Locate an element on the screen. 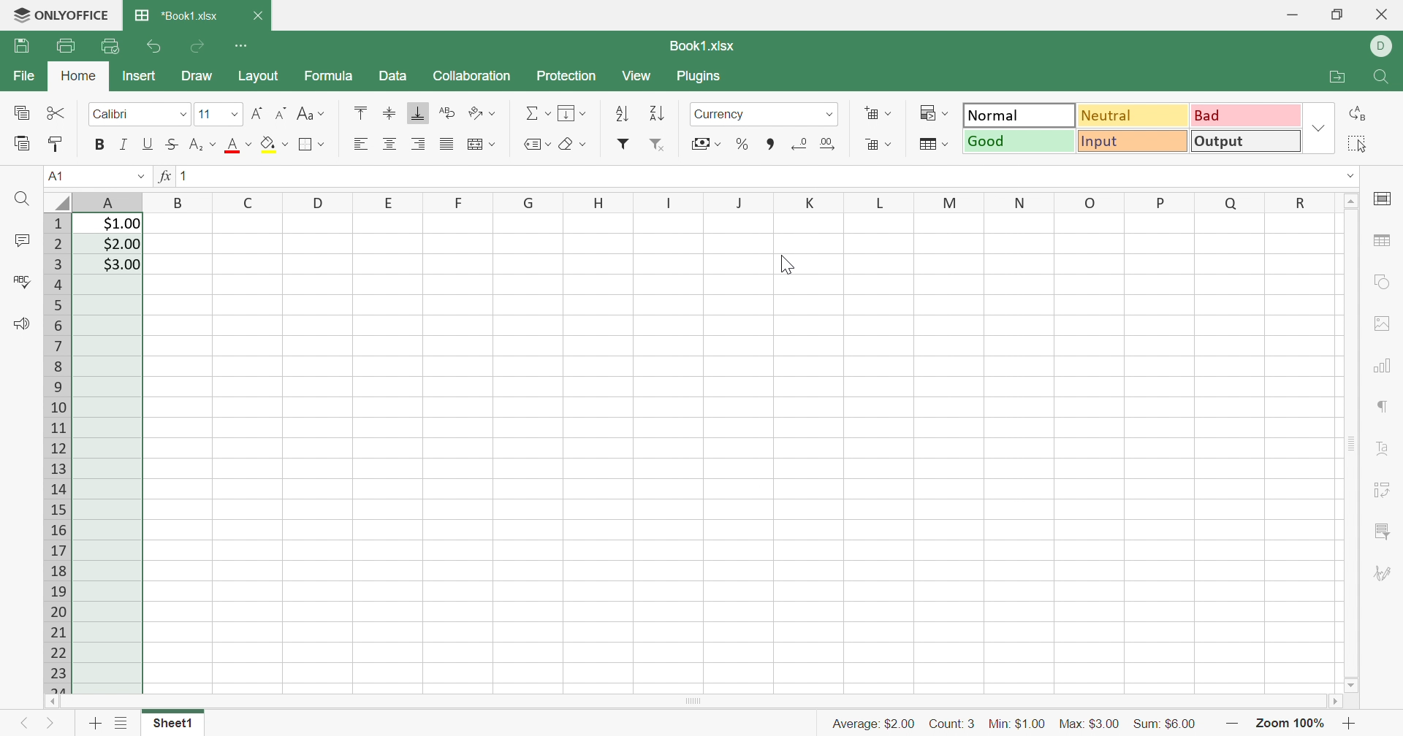 The height and width of the screenshot is (736, 1403). Sort descending is located at coordinates (656, 115).